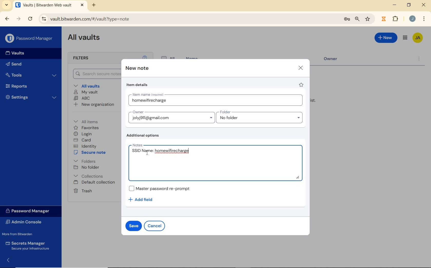  What do you see at coordinates (90, 121) in the screenshot?
I see `All items` at bounding box center [90, 121].